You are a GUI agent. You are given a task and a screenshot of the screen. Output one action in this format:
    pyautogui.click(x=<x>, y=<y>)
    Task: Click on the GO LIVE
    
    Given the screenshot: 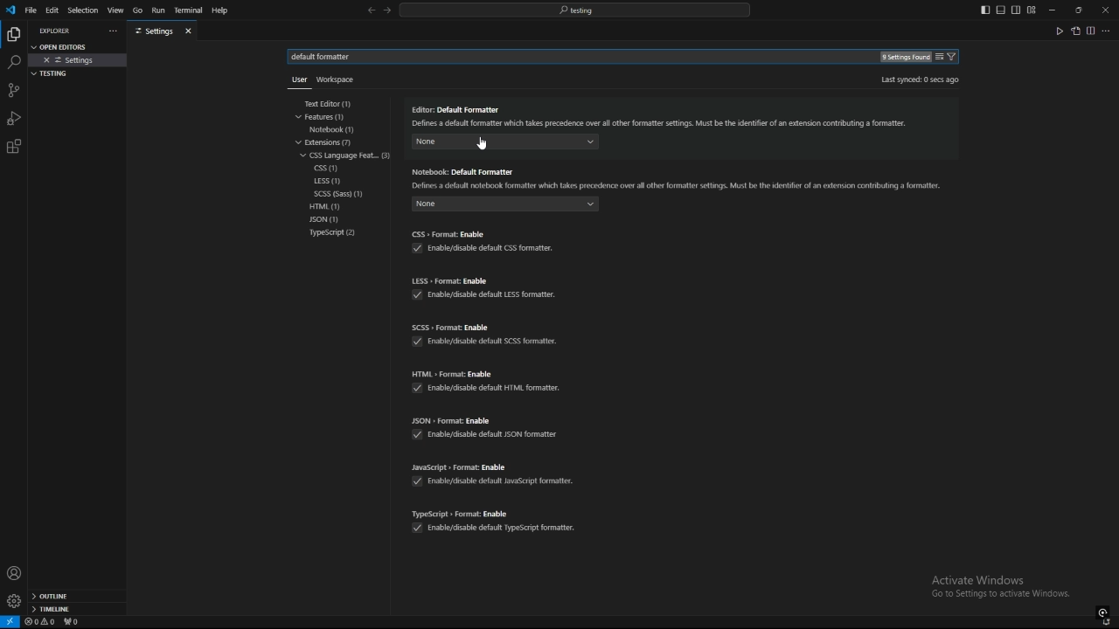 What is the action you would take?
    pyautogui.click(x=1103, y=612)
    